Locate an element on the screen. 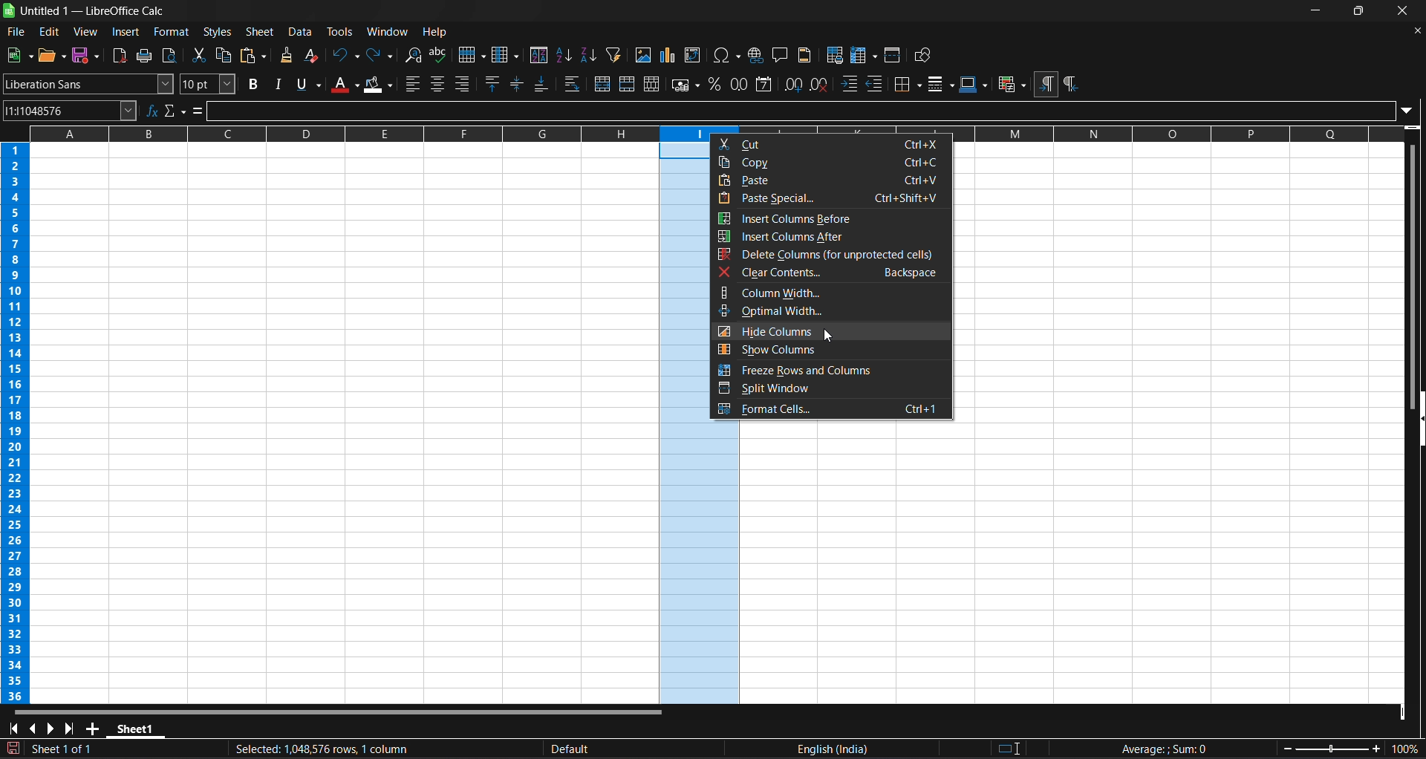 This screenshot has width=1426, height=759. redo is located at coordinates (380, 55).